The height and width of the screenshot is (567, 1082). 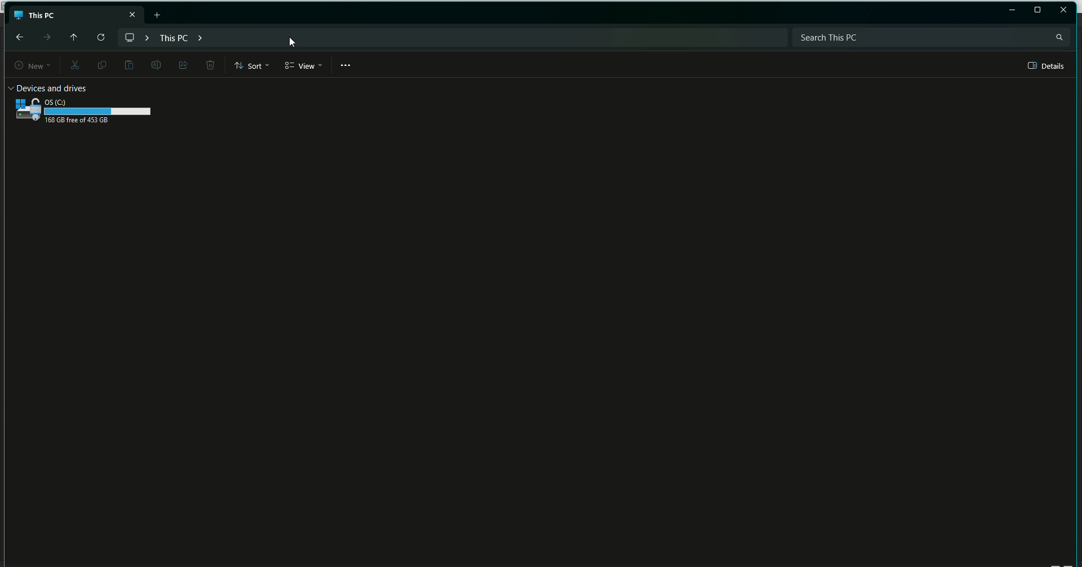 I want to click on Cut, so click(x=73, y=66).